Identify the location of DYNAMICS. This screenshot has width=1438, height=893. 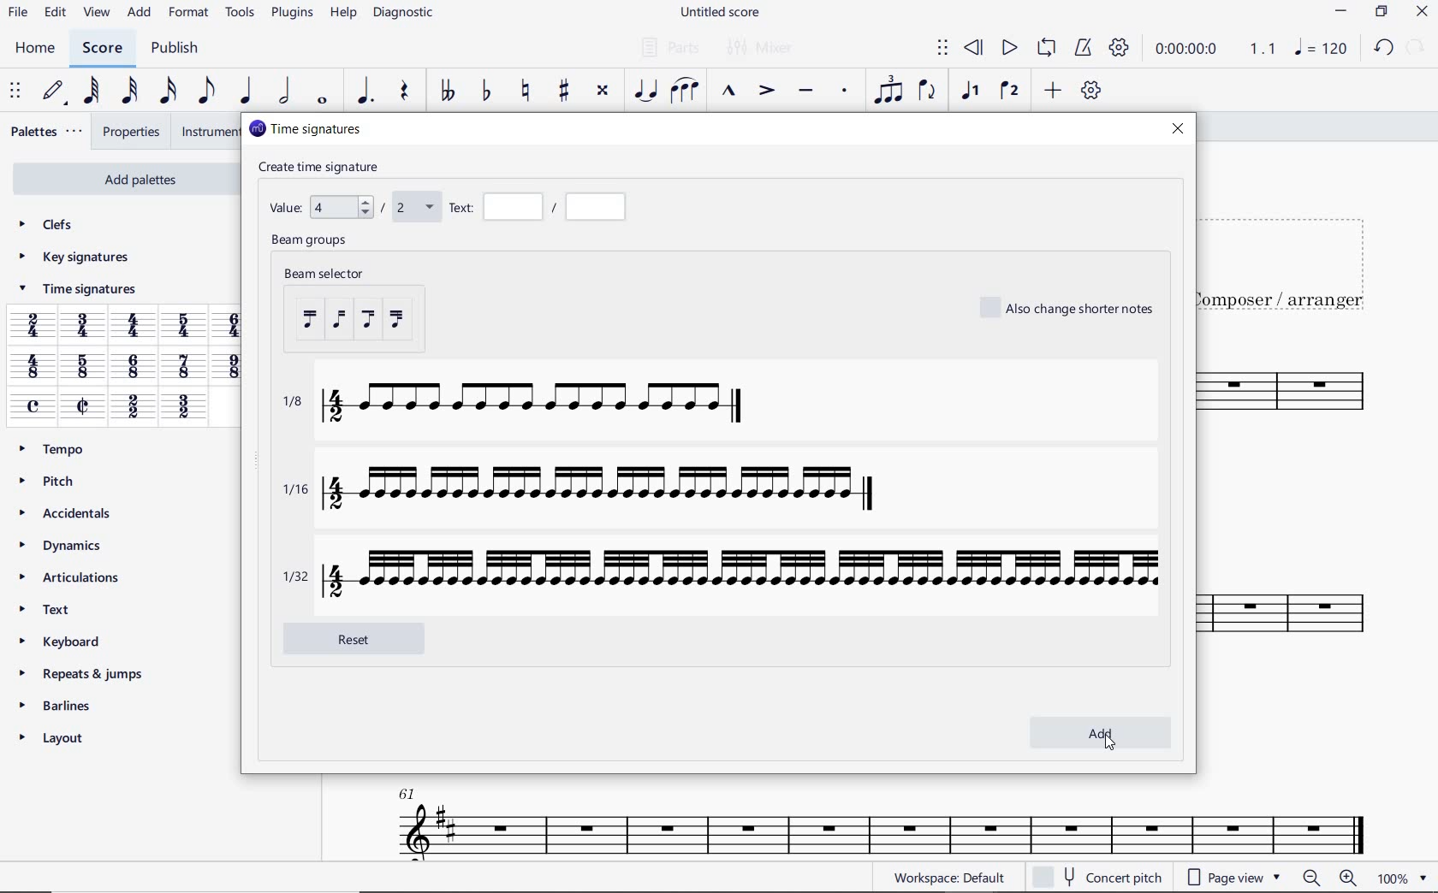
(63, 545).